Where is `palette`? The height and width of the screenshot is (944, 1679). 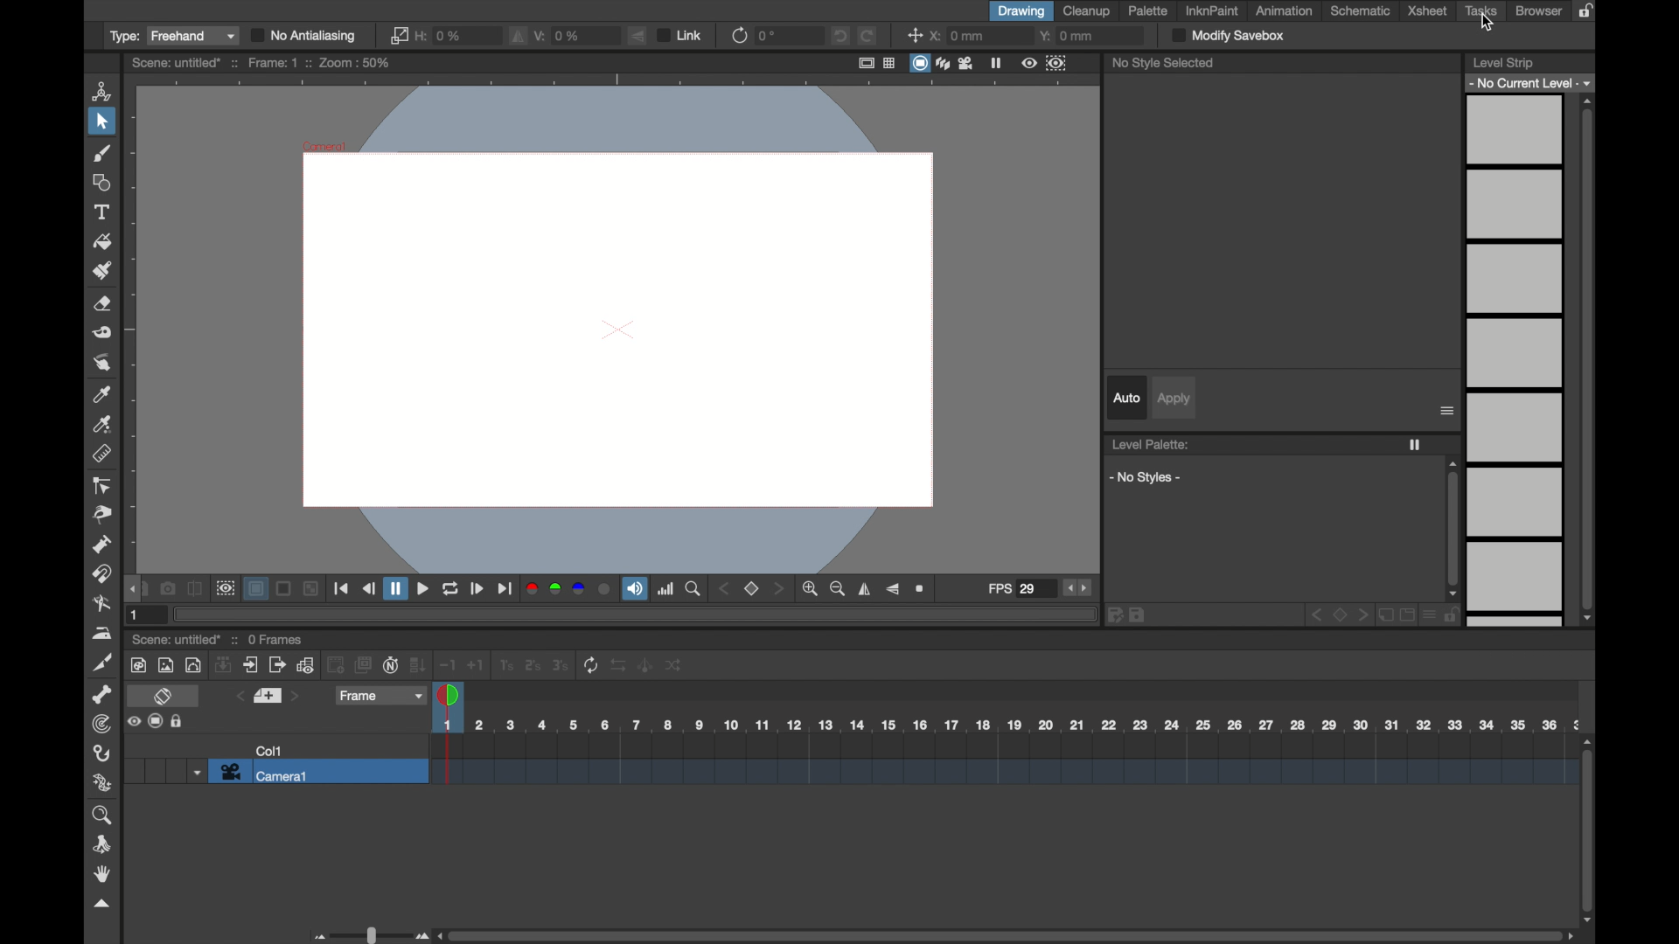 palette is located at coordinates (1148, 11).